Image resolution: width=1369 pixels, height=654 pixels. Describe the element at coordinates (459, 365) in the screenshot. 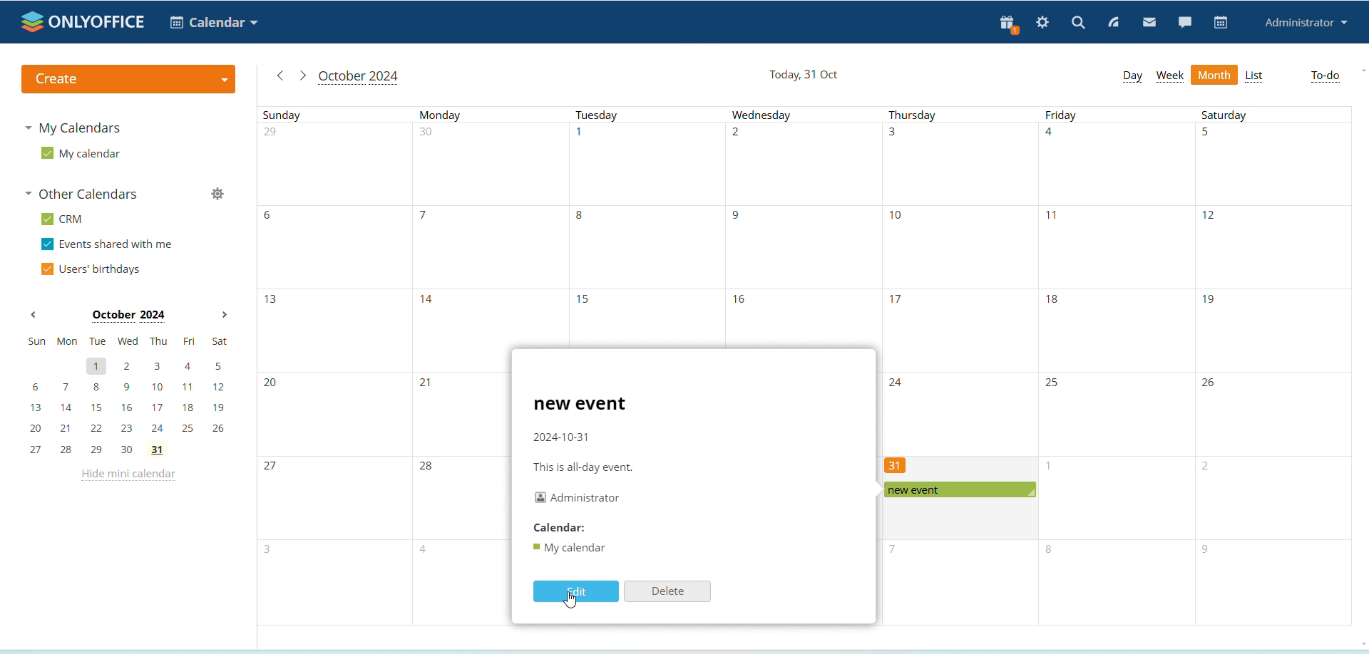

I see `monday` at that location.